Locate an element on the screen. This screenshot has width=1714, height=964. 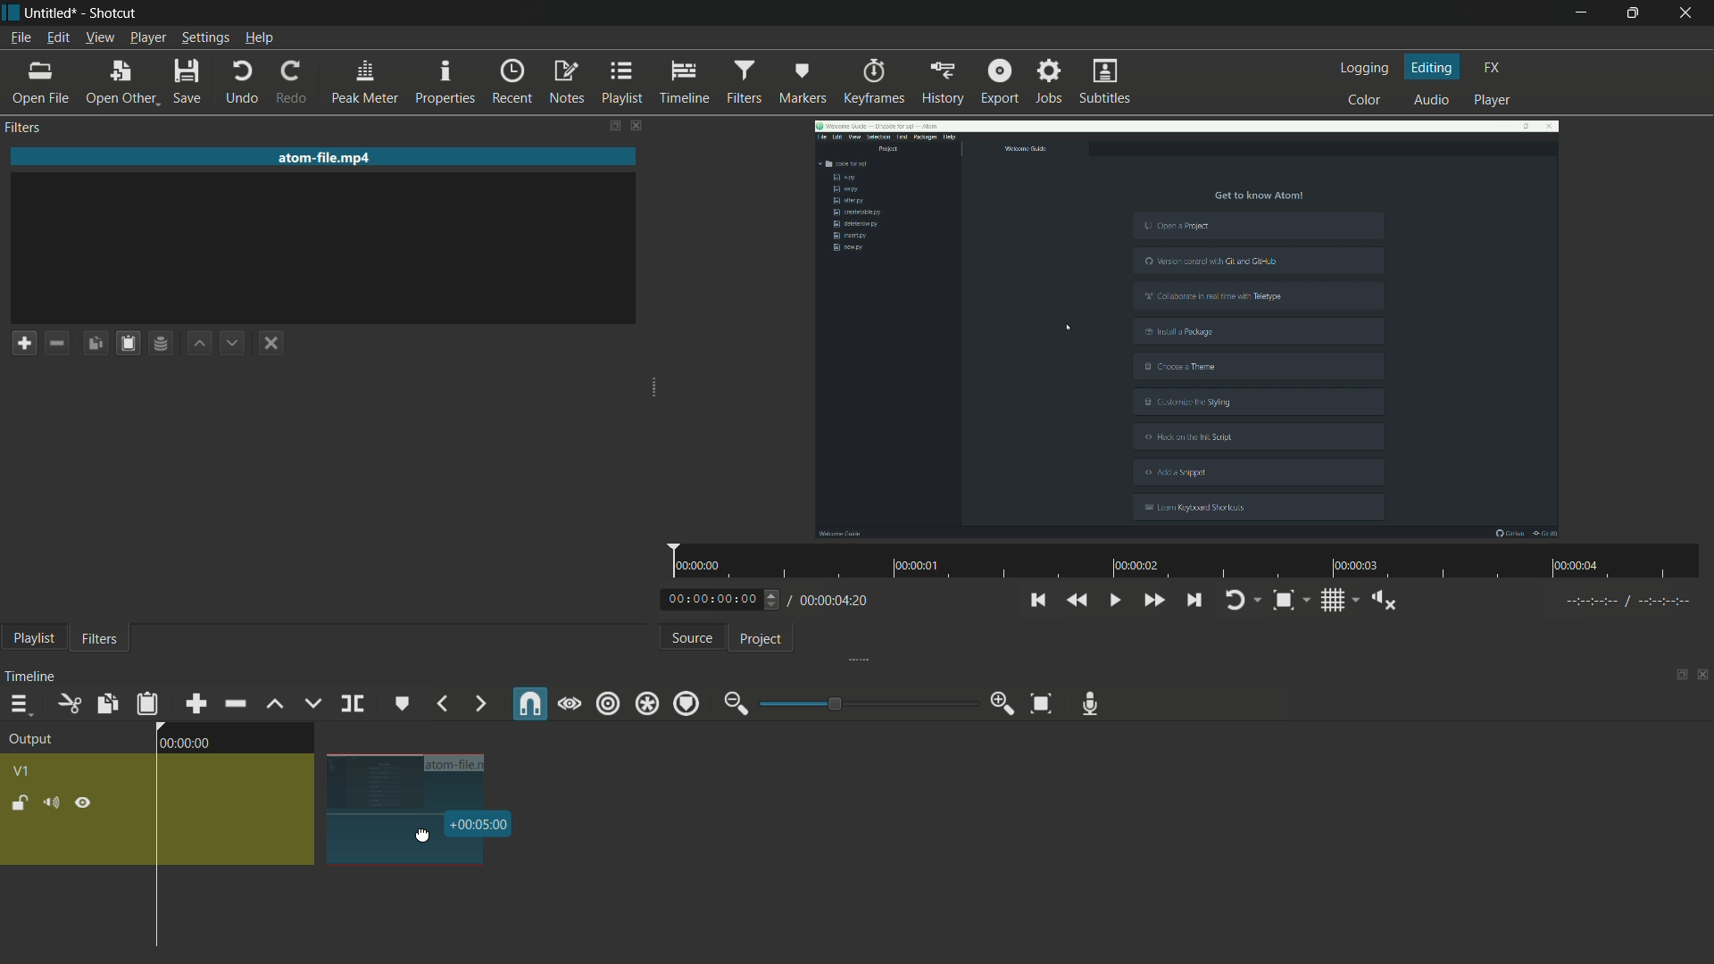
scrub while dragging is located at coordinates (570, 703).